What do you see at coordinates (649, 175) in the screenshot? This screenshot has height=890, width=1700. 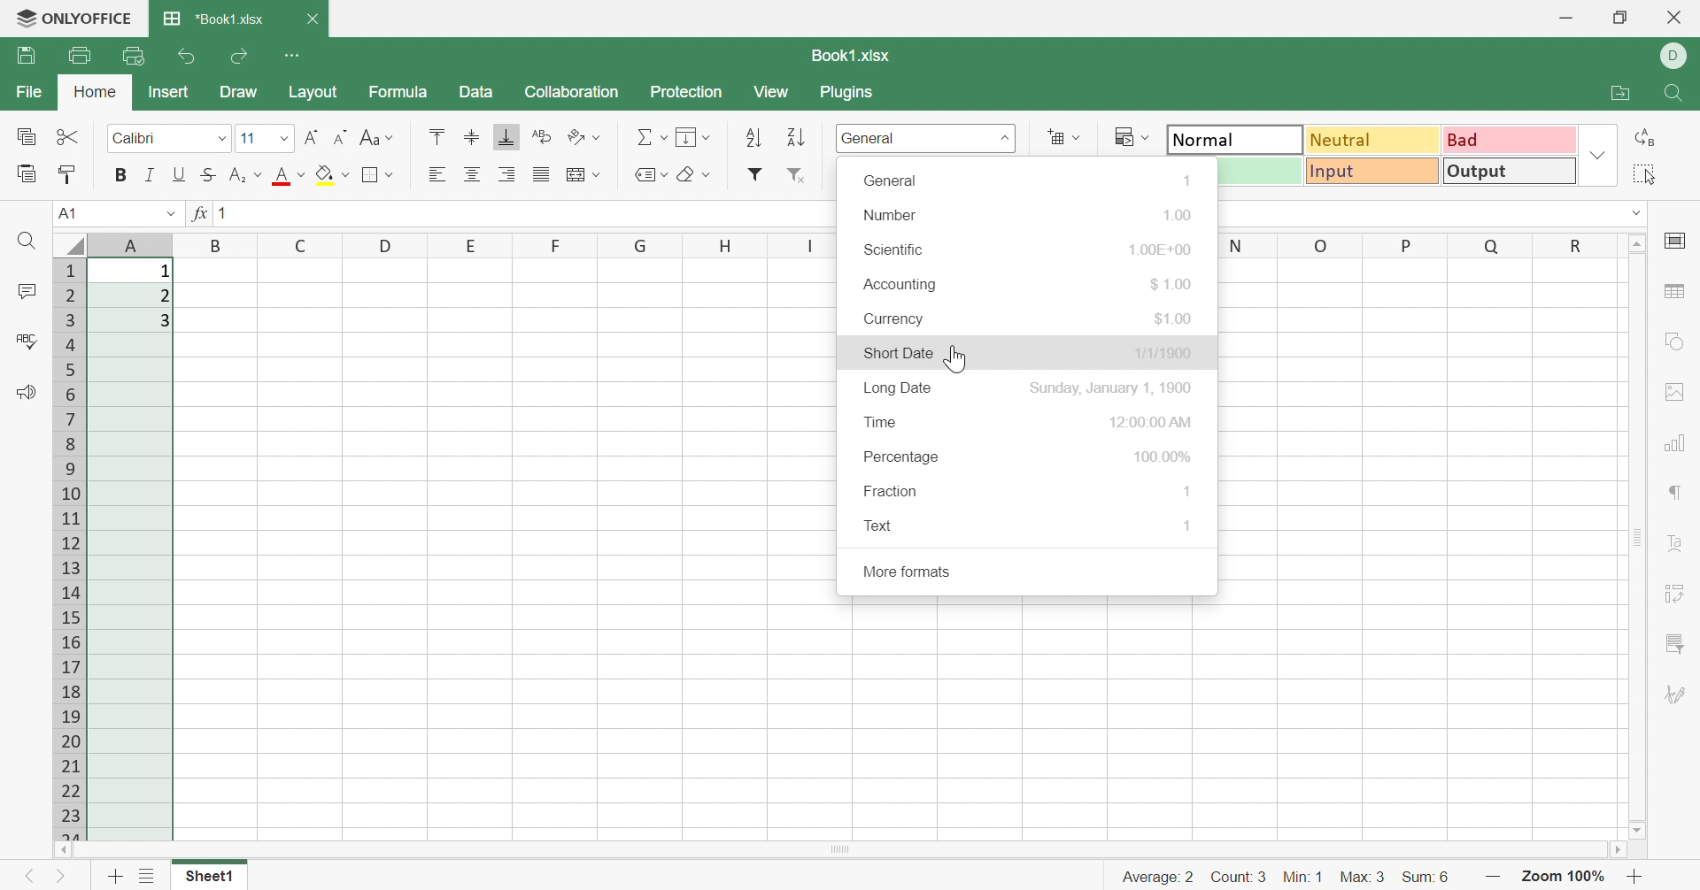 I see `Named ranges` at bounding box center [649, 175].